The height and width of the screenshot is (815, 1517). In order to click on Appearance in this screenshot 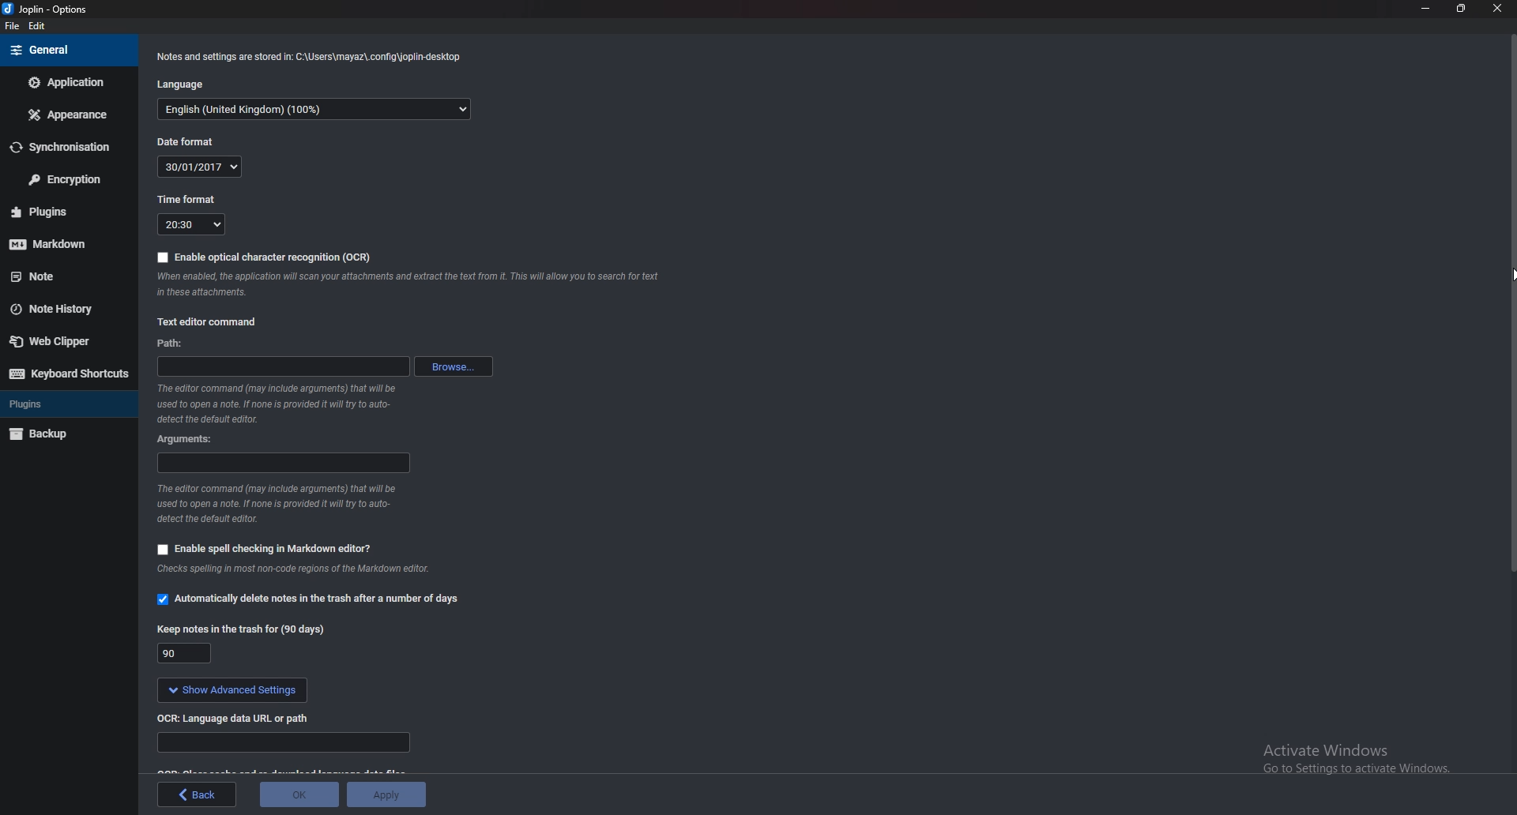, I will do `click(68, 115)`.